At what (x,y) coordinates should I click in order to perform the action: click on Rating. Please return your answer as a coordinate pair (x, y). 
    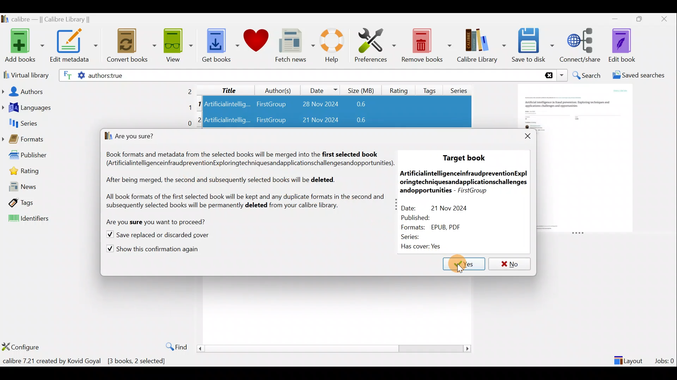
    Looking at the image, I should click on (399, 89).